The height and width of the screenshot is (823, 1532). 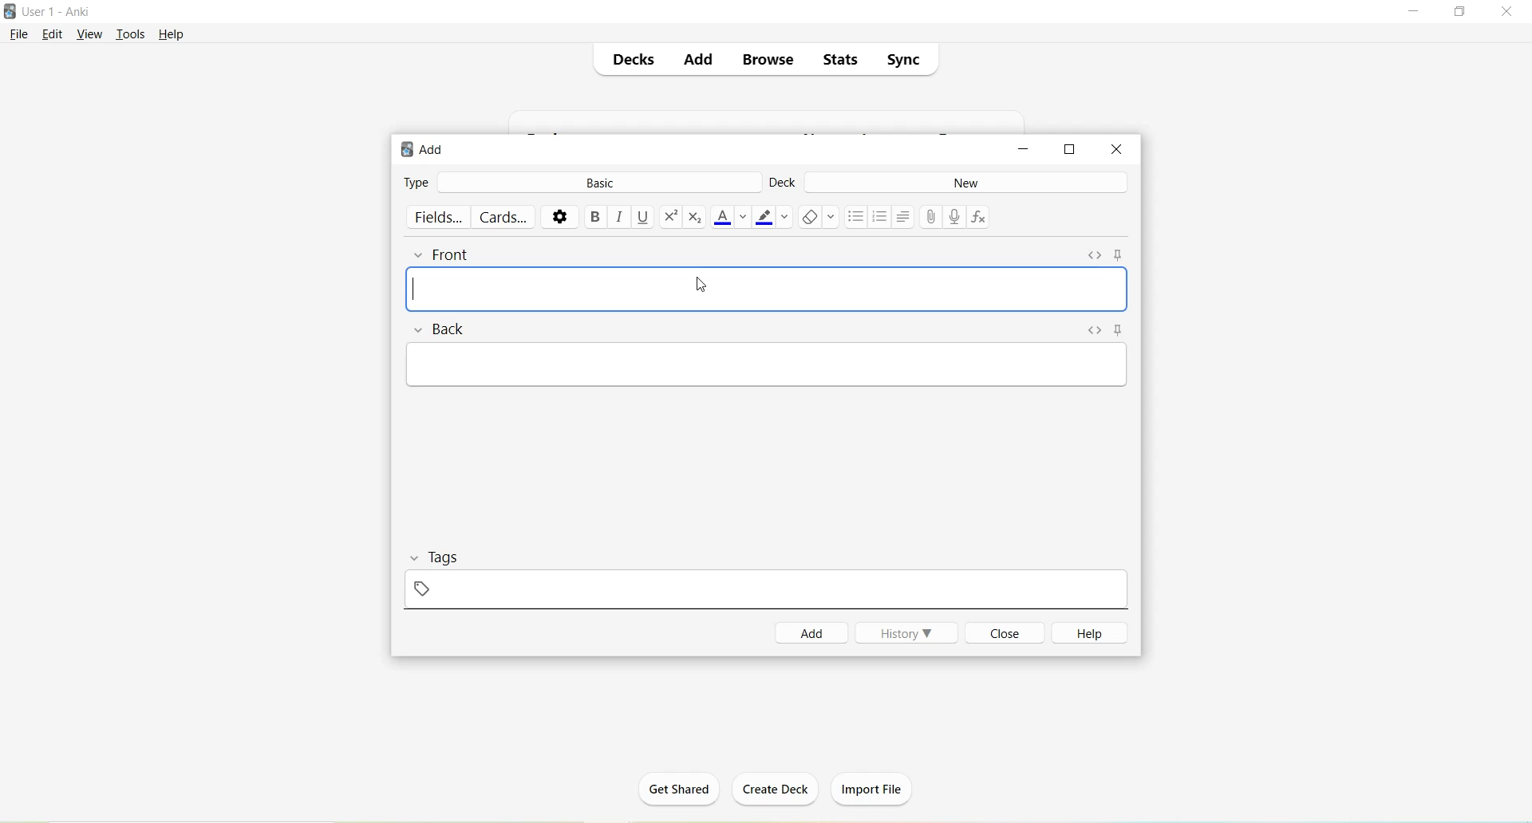 What do you see at coordinates (439, 217) in the screenshot?
I see `Fields..` at bounding box center [439, 217].